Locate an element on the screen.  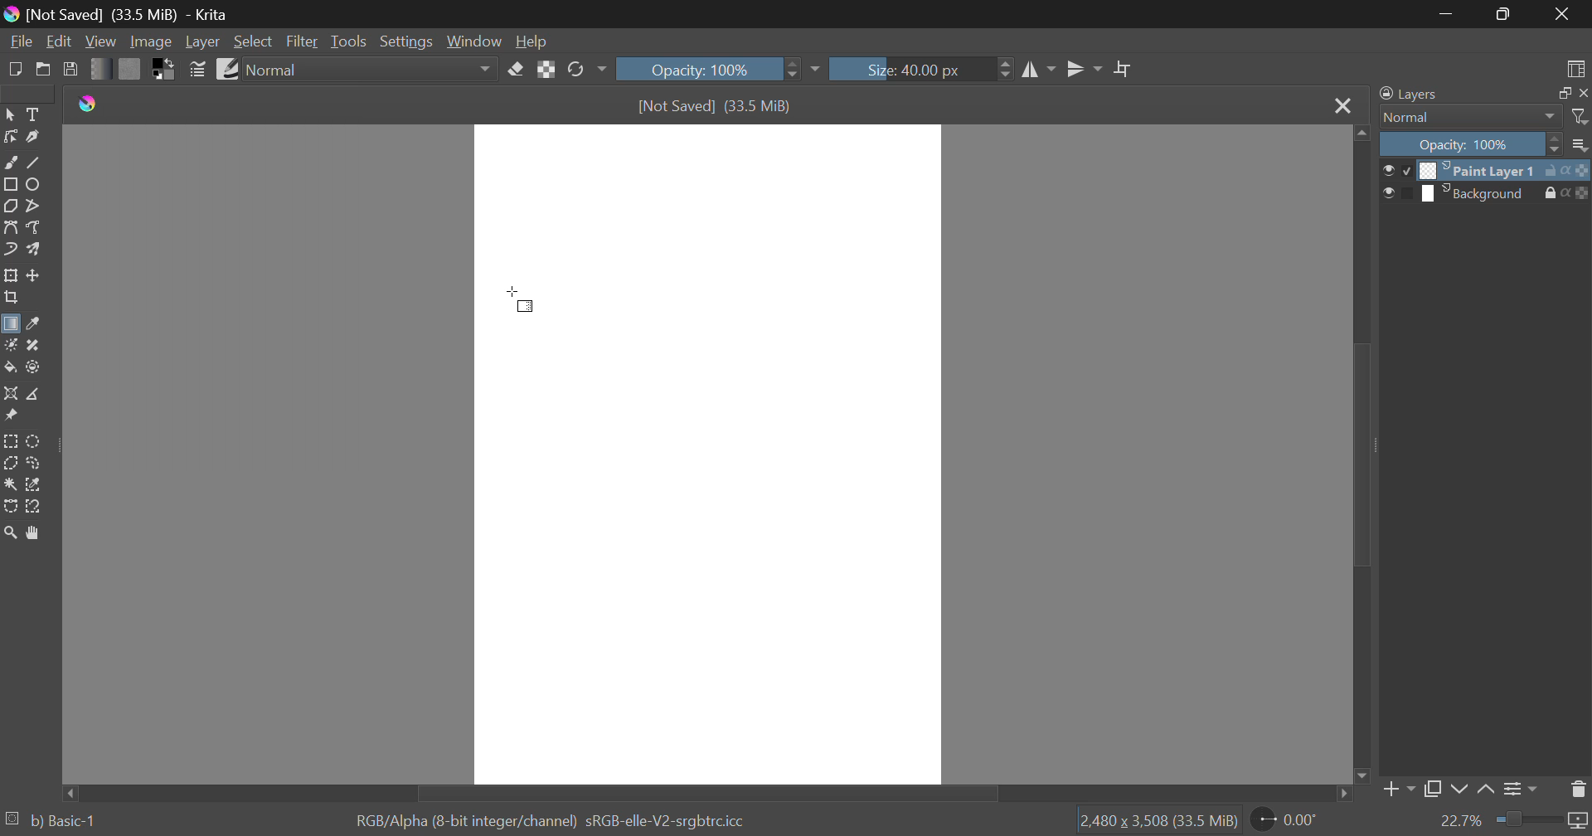
Paint Layer 1 is located at coordinates (1479, 168).